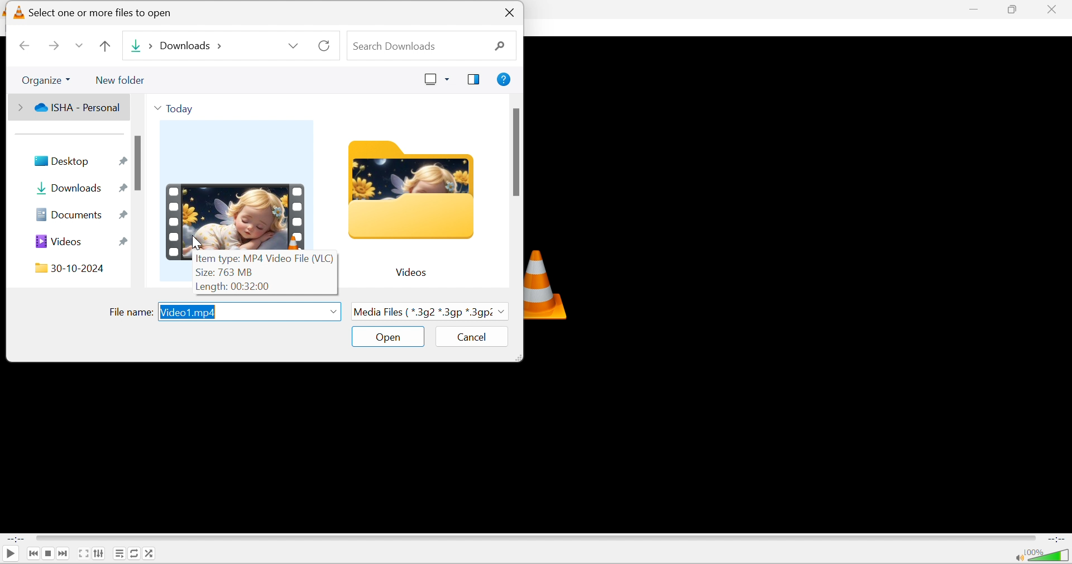 The image size is (1072, 564). Describe the element at coordinates (59, 243) in the screenshot. I see `Videos` at that location.